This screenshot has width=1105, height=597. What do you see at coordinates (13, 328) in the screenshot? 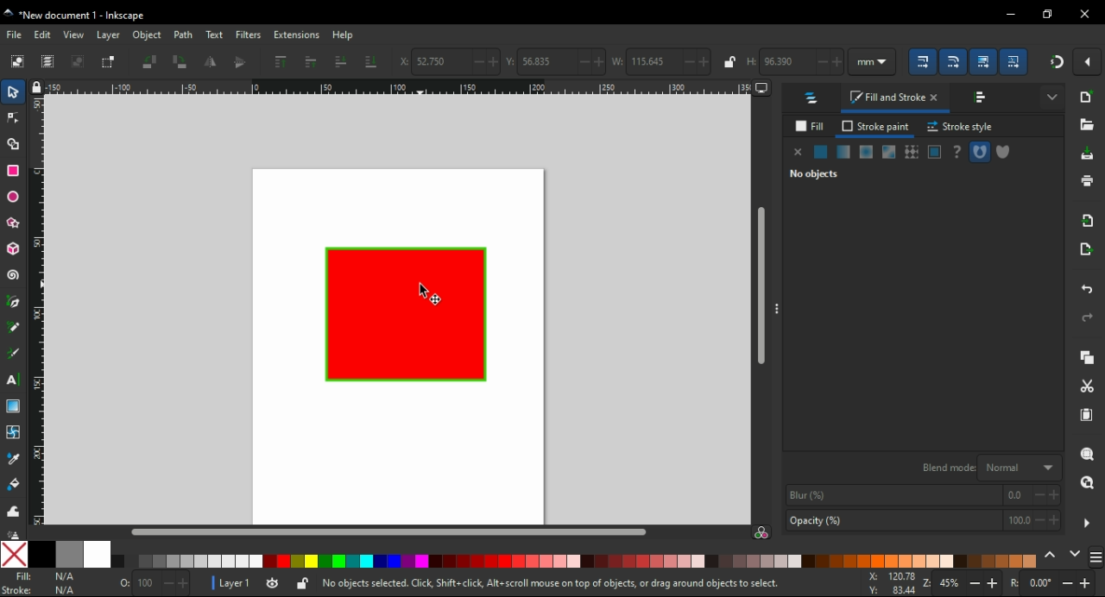
I see `pencil tool` at bounding box center [13, 328].